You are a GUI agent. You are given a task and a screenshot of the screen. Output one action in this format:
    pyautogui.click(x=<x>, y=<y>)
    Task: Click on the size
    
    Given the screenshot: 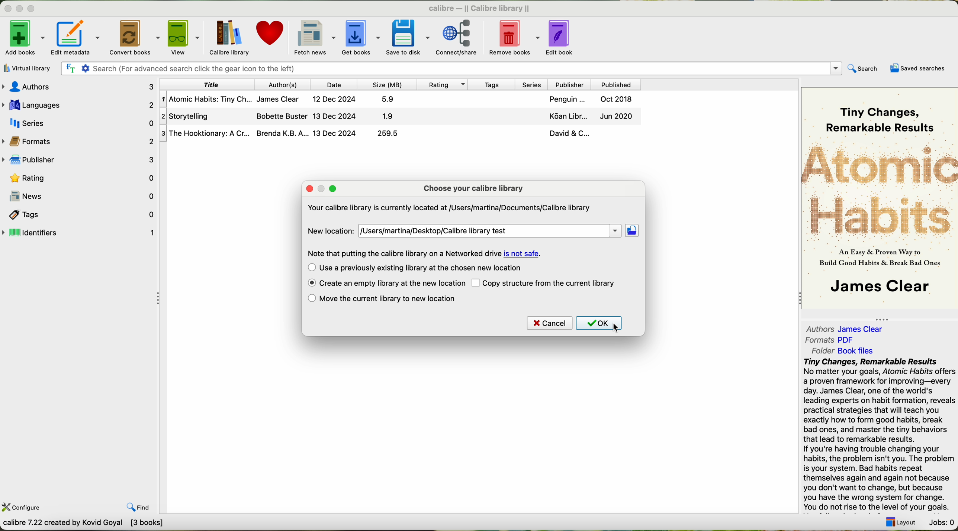 What is the action you would take?
    pyautogui.click(x=386, y=84)
    